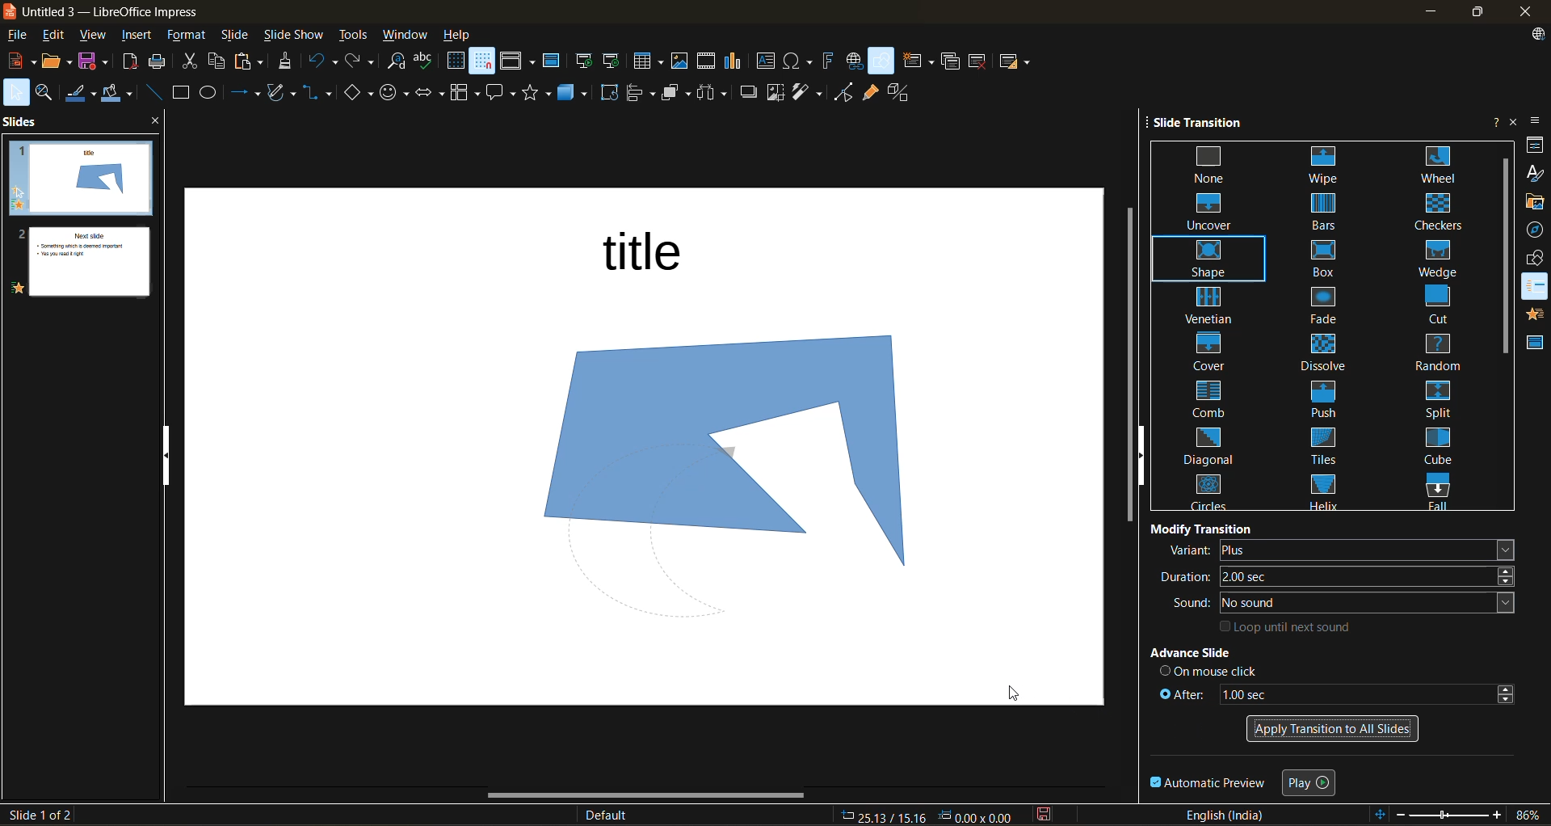 This screenshot has height=826, width=1551. Describe the element at coordinates (1312, 781) in the screenshot. I see `play` at that location.